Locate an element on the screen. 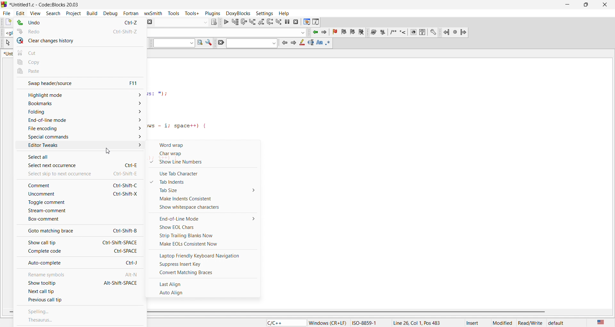  default is located at coordinates (564, 322).